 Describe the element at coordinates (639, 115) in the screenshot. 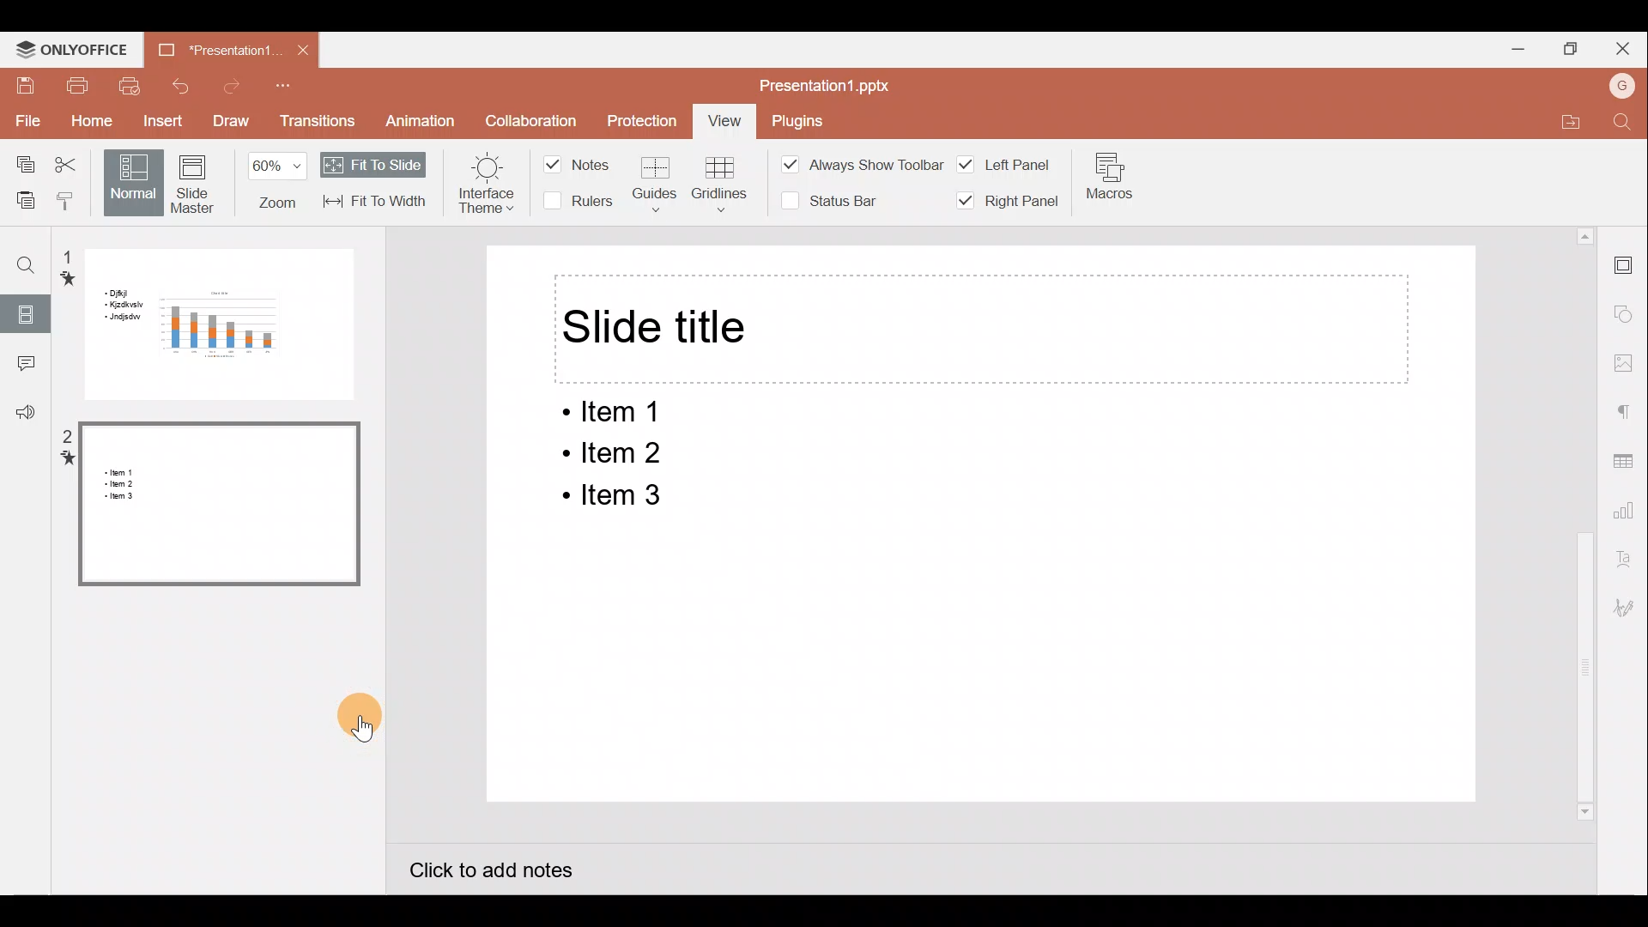

I see `Protection` at that location.